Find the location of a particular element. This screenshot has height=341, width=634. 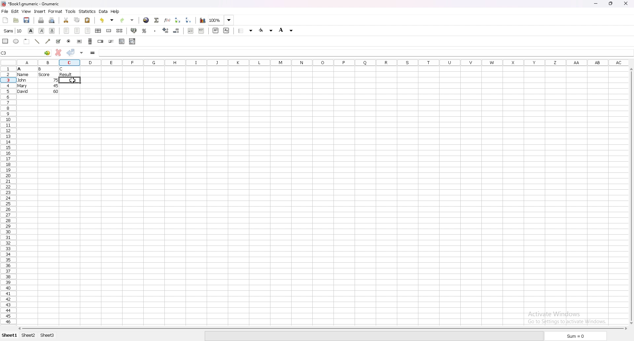

increase decimals is located at coordinates (166, 30).